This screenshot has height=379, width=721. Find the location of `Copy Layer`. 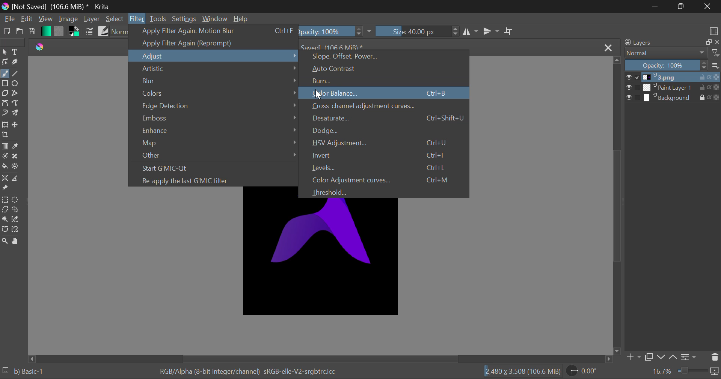

Copy Layer is located at coordinates (651, 357).